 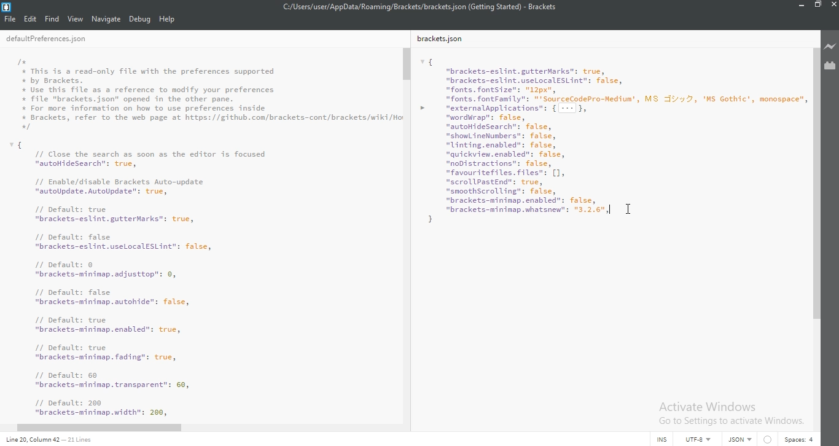 What do you see at coordinates (11, 18) in the screenshot?
I see `File` at bounding box center [11, 18].